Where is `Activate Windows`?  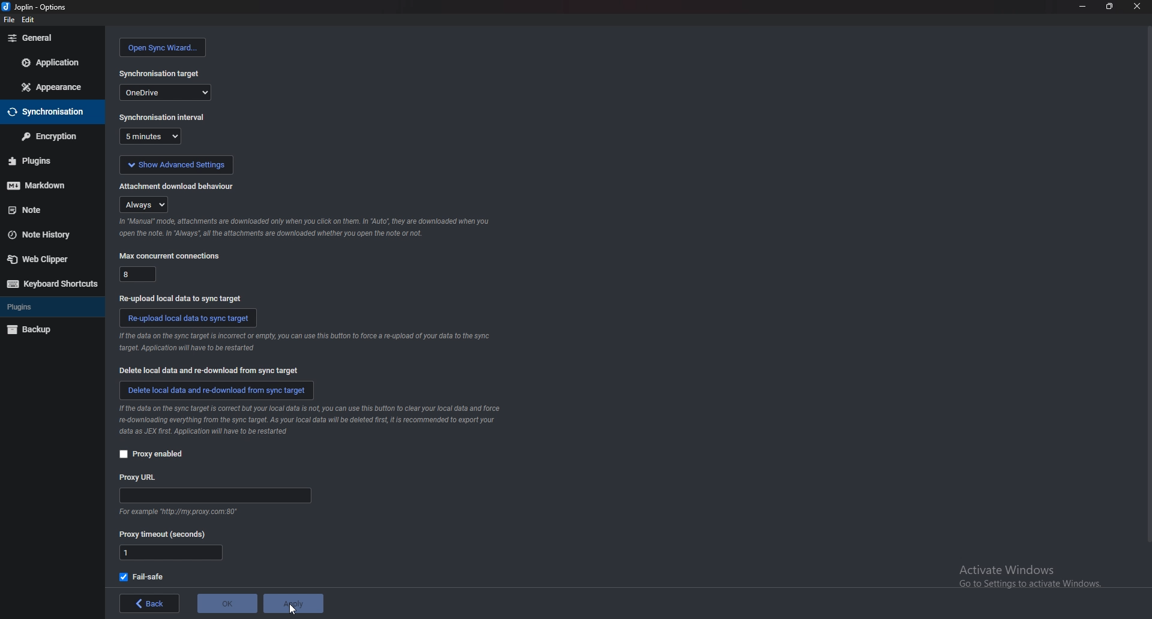
Activate Windows is located at coordinates (1026, 574).